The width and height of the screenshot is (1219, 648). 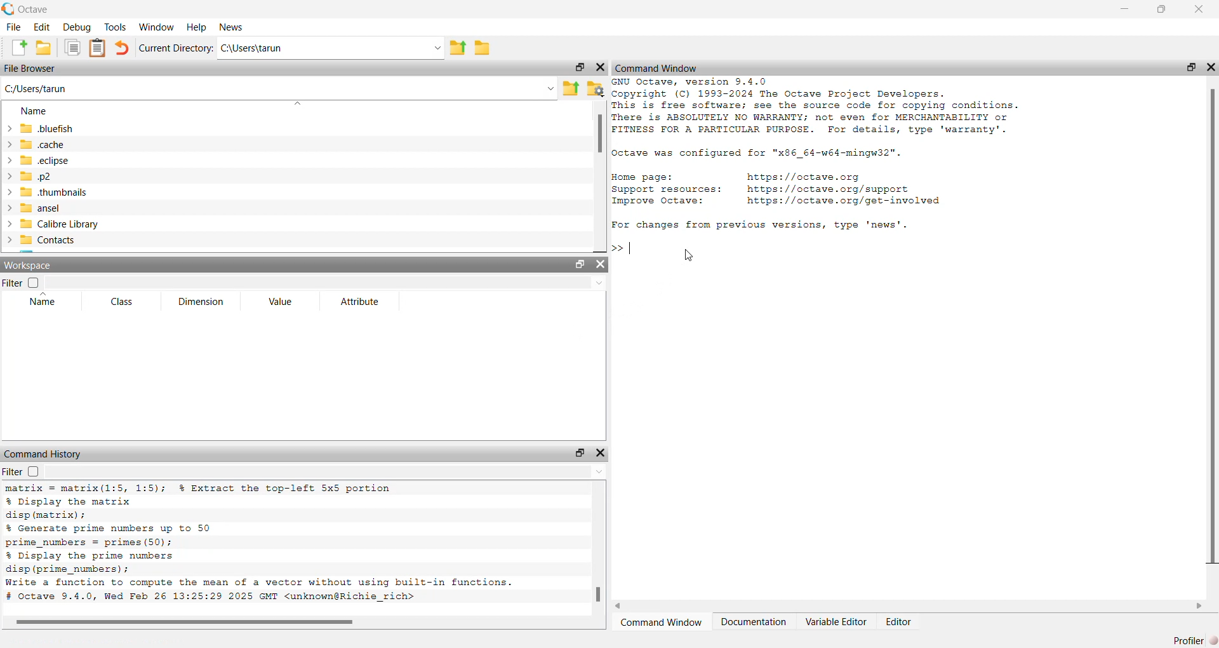 I want to click on ansel, so click(x=42, y=208).